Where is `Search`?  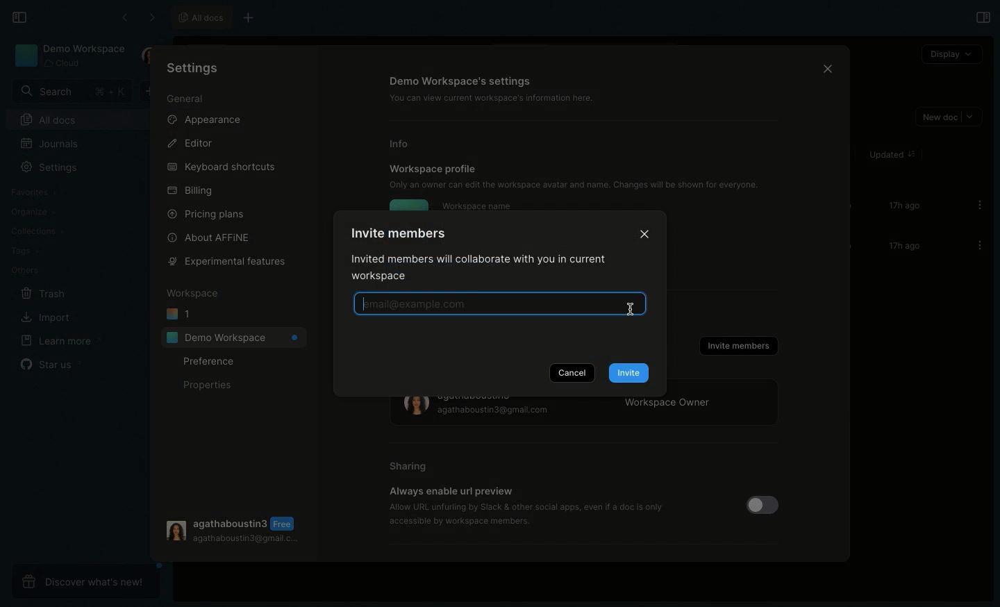 Search is located at coordinates (70, 91).